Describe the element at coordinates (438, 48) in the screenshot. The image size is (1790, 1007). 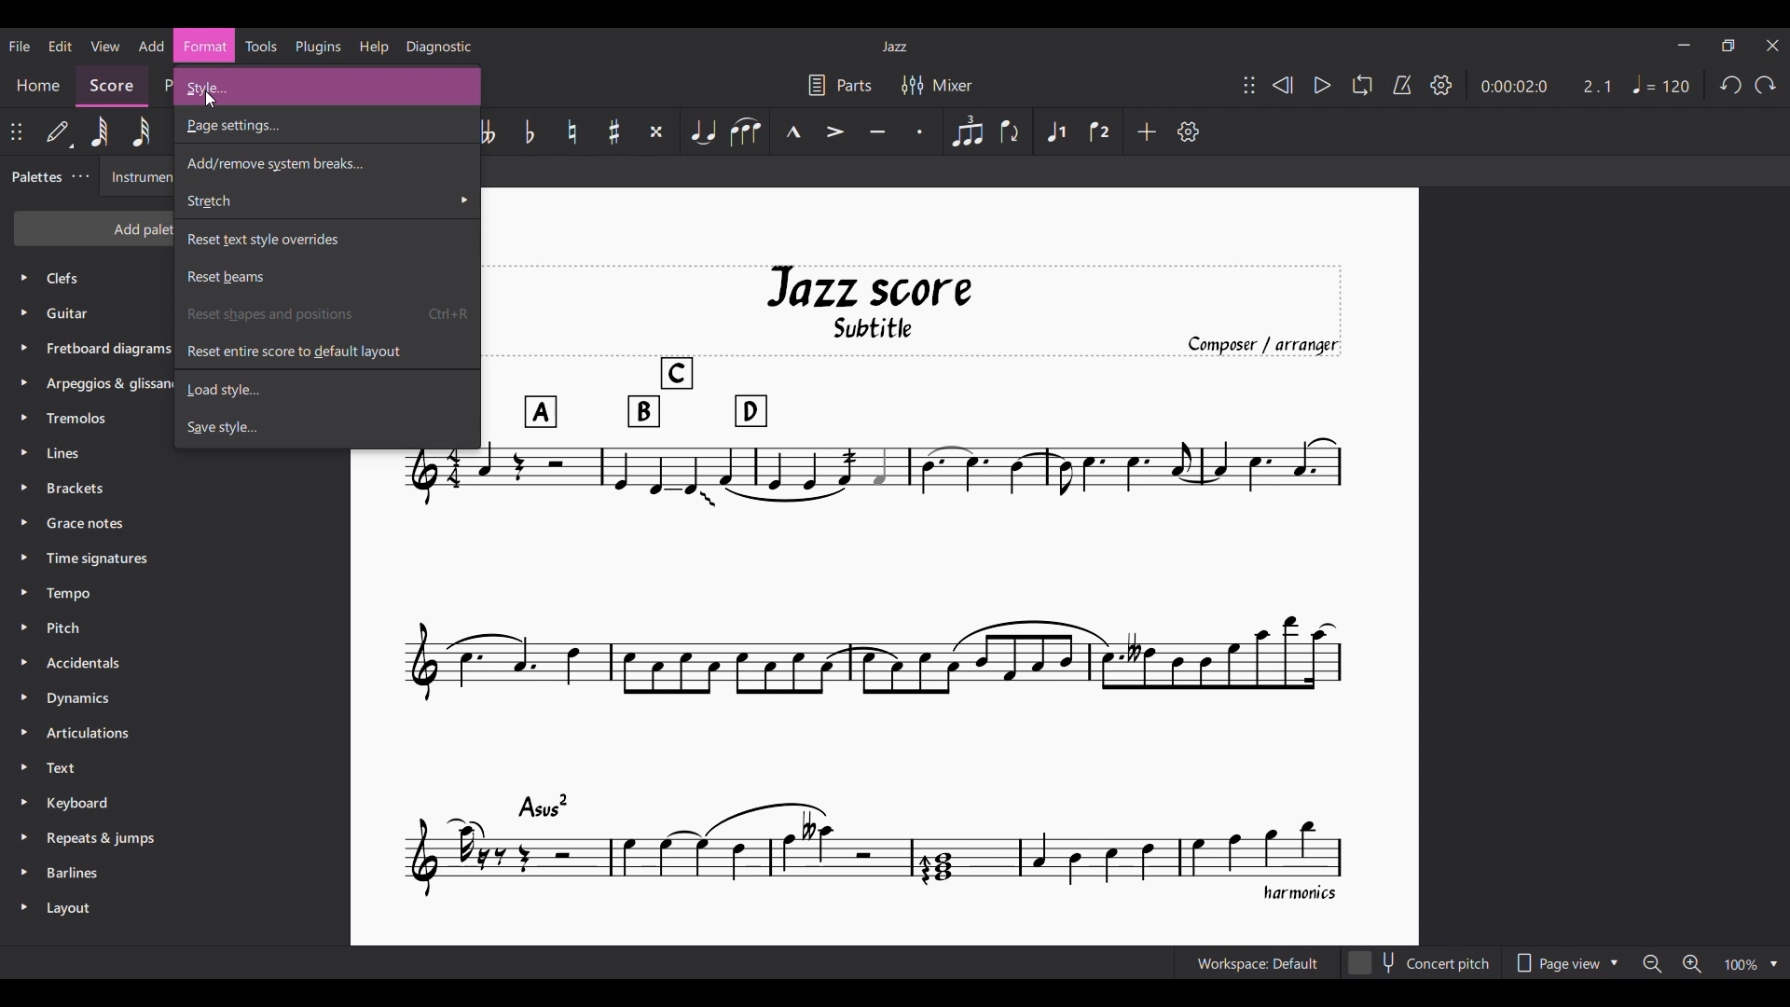
I see `Diagnostic menu` at that location.